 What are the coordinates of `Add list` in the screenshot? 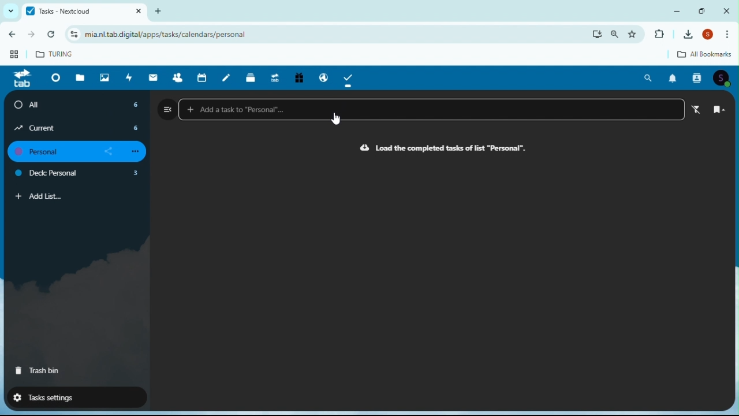 It's located at (39, 196).